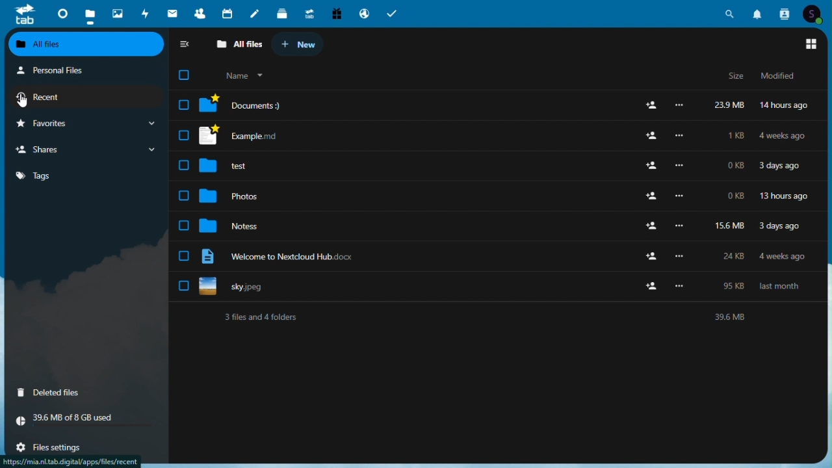 Image resolution: width=832 pixels, height=468 pixels. I want to click on 24 KB, so click(736, 254).